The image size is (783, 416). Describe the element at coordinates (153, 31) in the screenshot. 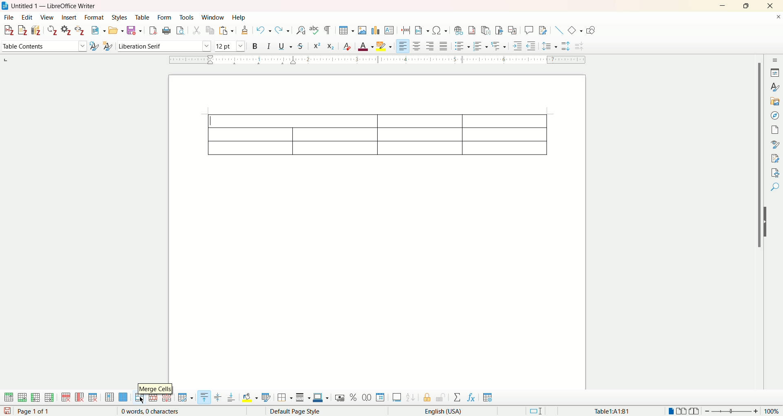

I see `export` at that location.